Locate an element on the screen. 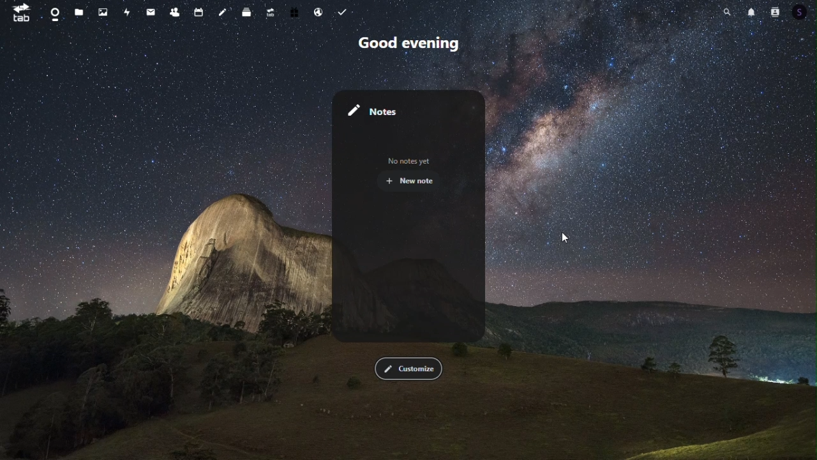 The image size is (817, 460). free trial  is located at coordinates (296, 13).